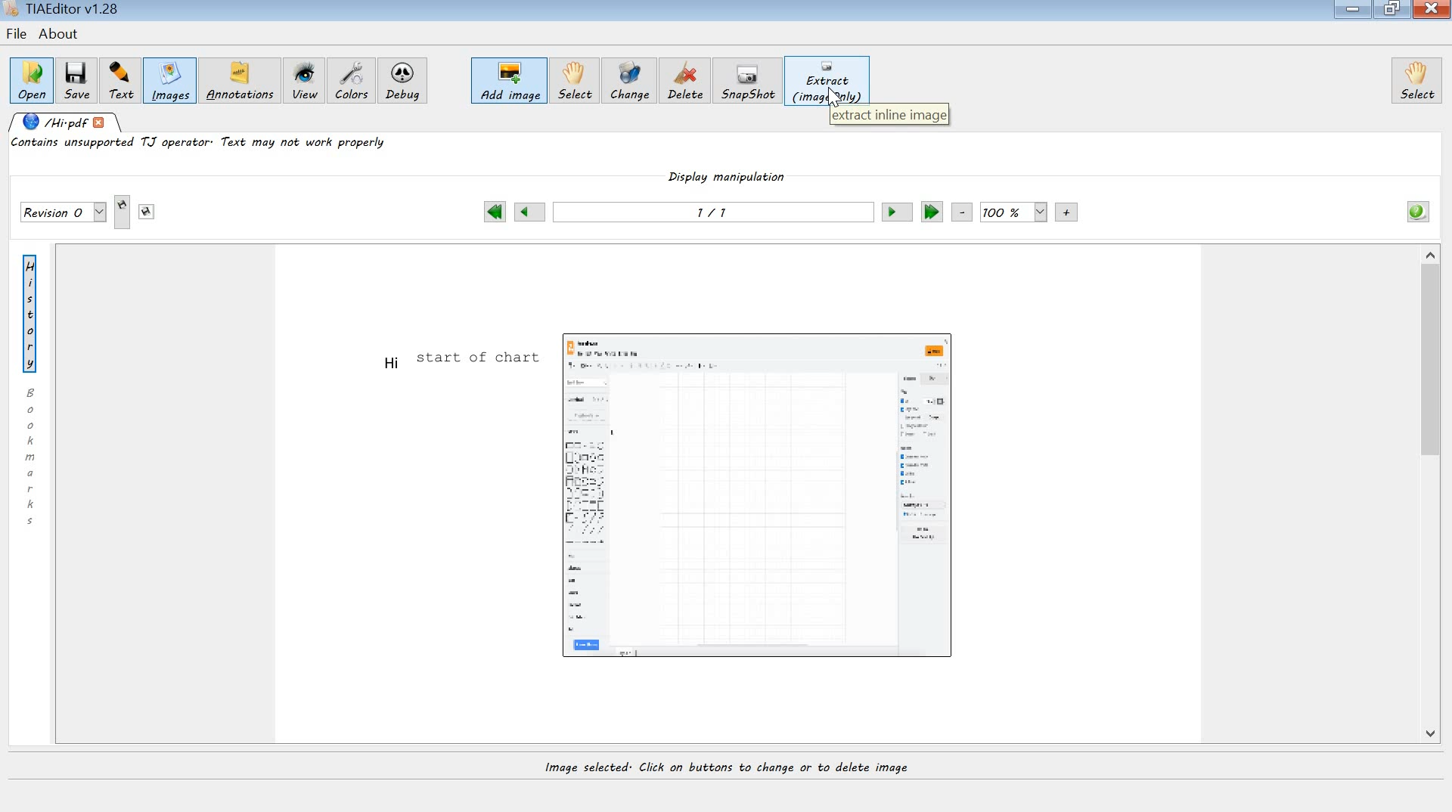  What do you see at coordinates (305, 82) in the screenshot?
I see `view` at bounding box center [305, 82].